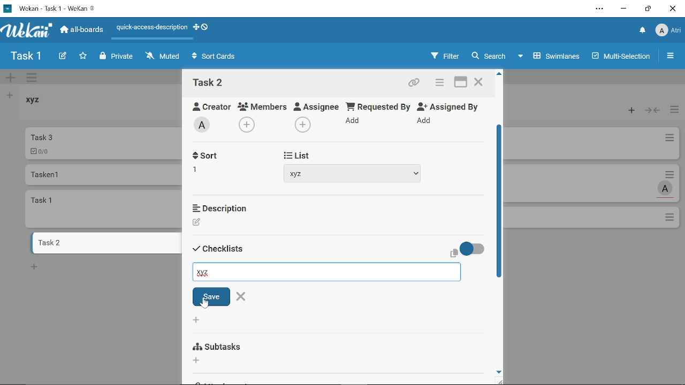 The image size is (685, 385). What do you see at coordinates (643, 31) in the screenshot?
I see `Notifications` at bounding box center [643, 31].